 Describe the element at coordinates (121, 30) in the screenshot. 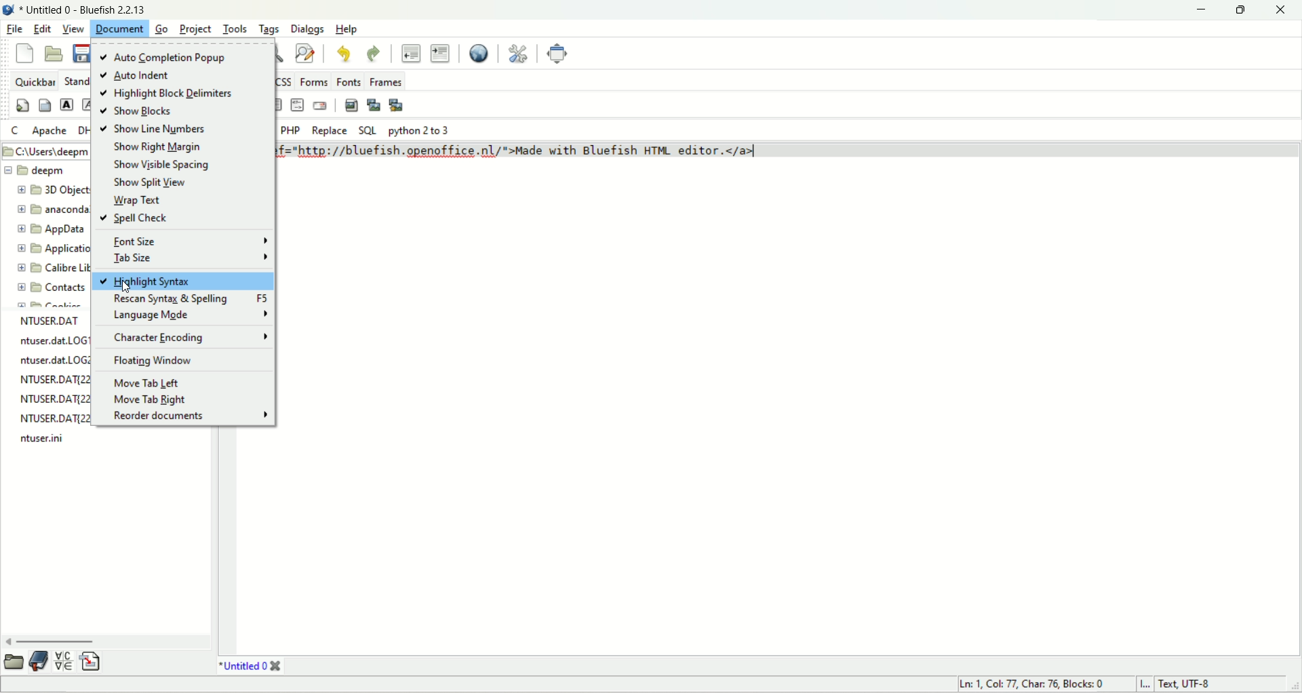

I see `document` at that location.